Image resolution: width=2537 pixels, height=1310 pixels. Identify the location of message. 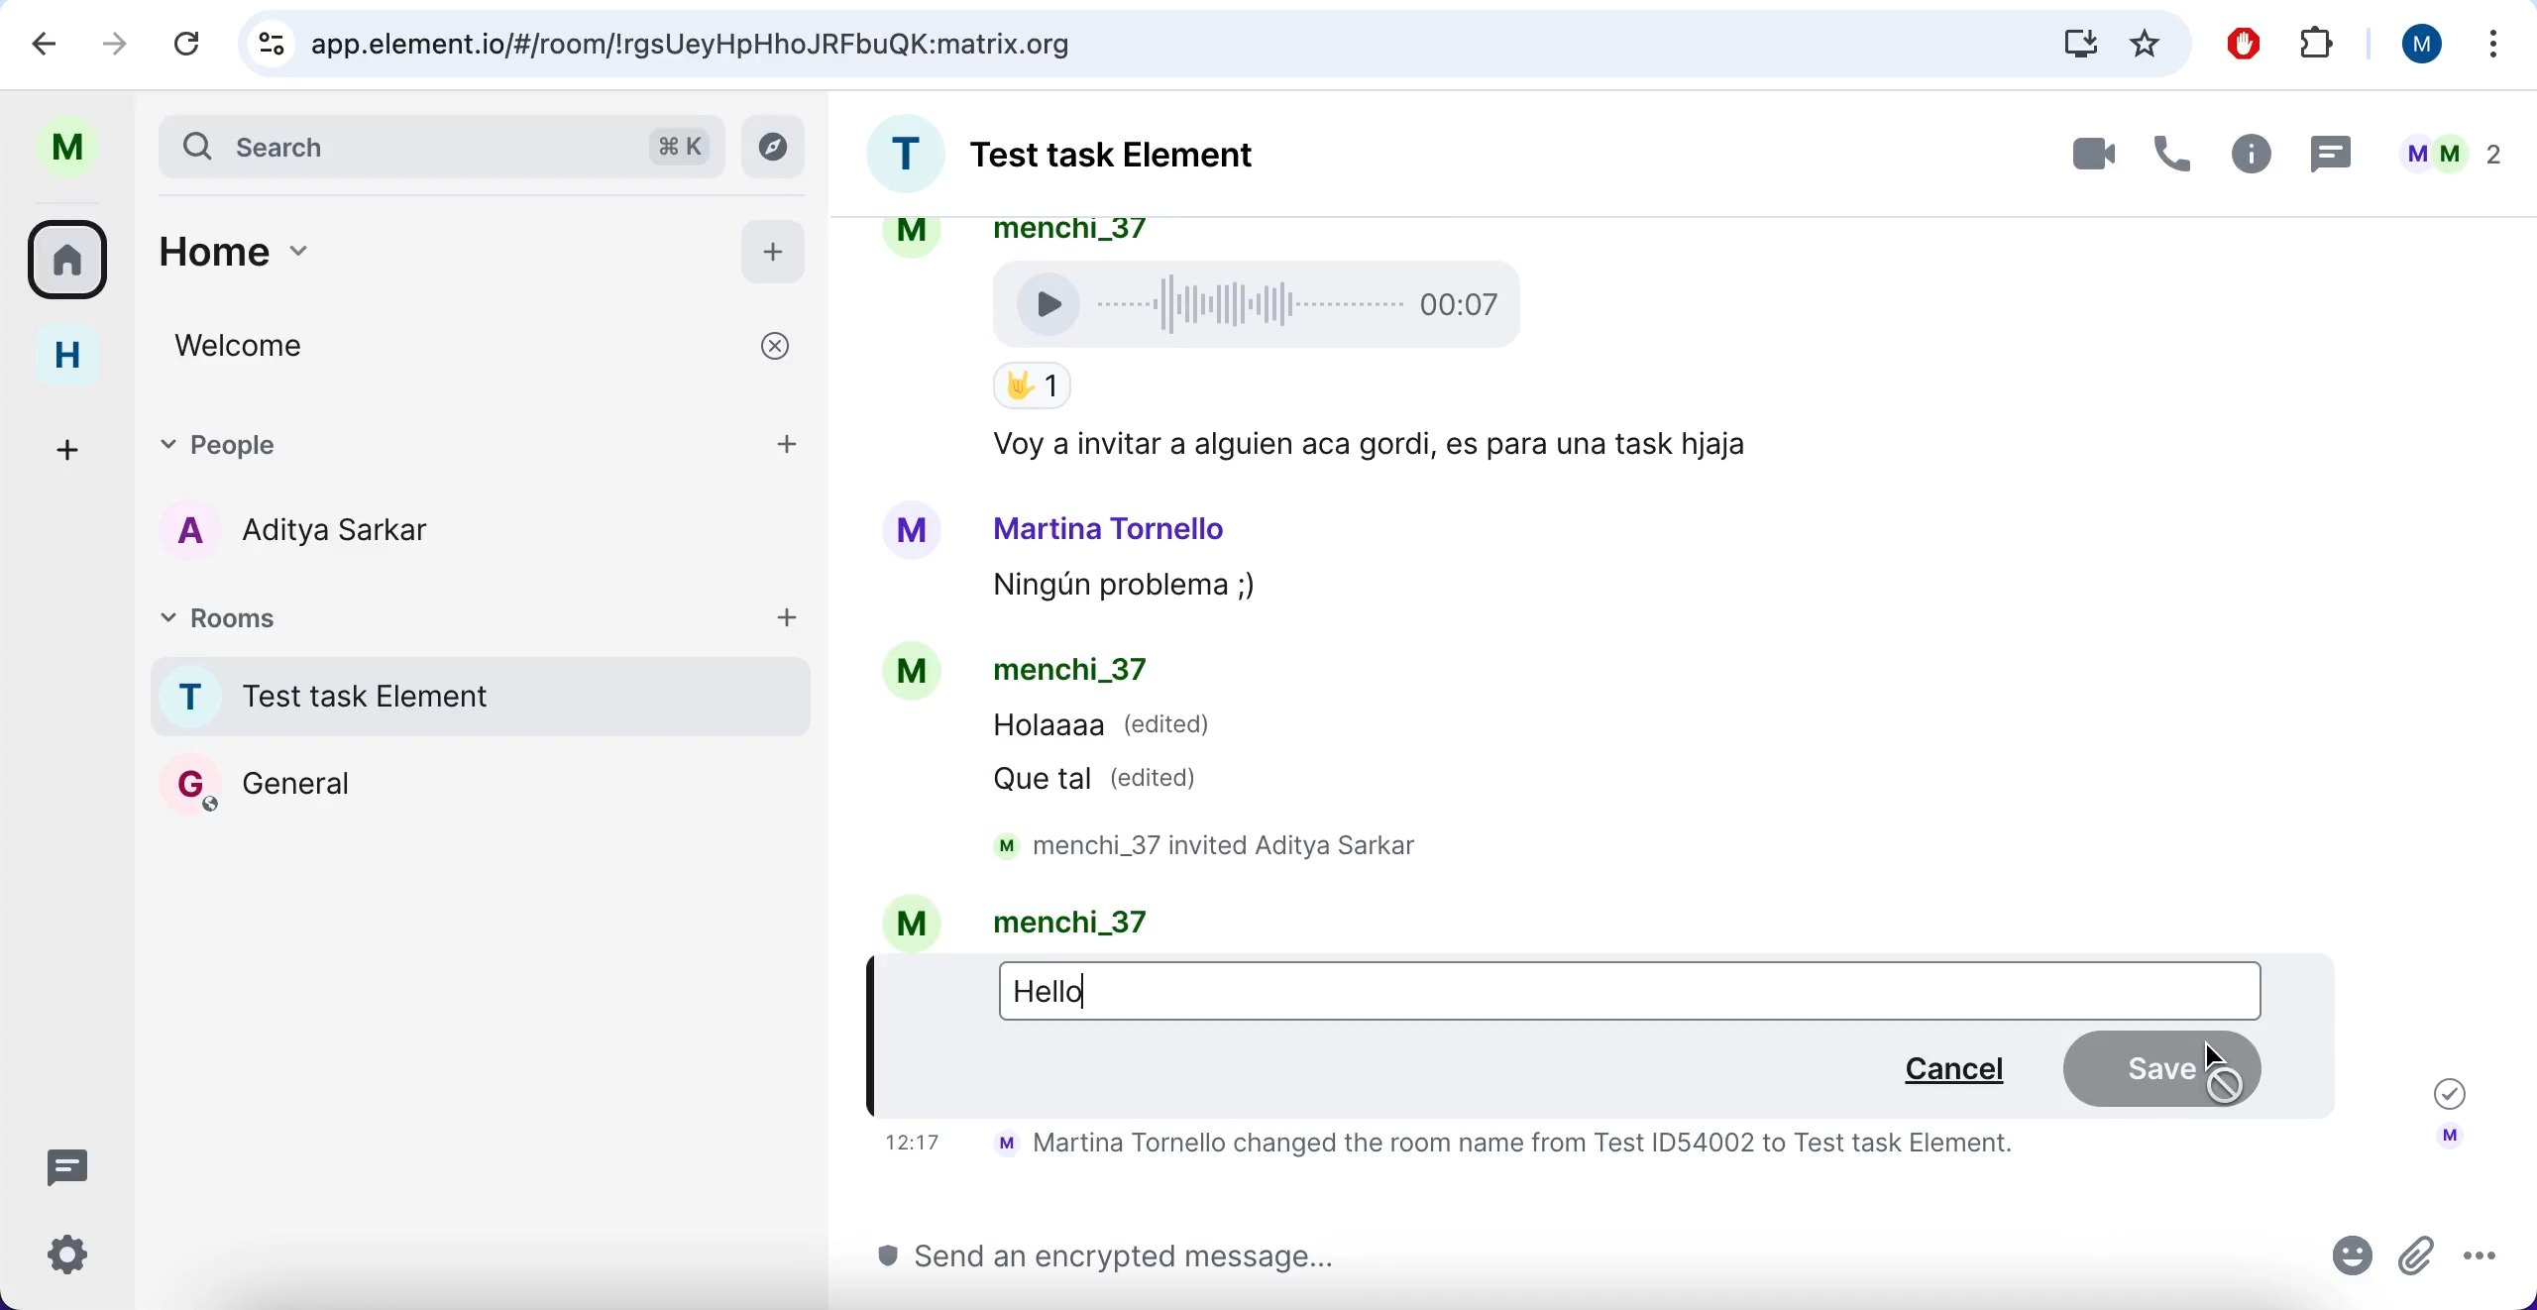
(2334, 156).